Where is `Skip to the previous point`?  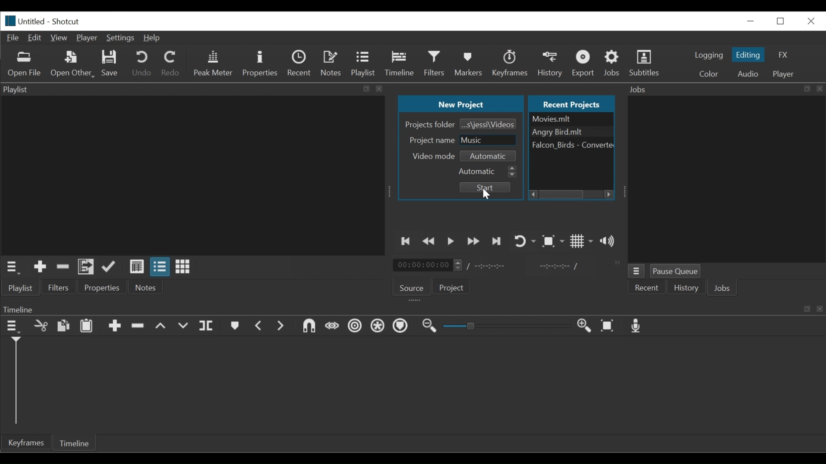 Skip to the previous point is located at coordinates (406, 242).